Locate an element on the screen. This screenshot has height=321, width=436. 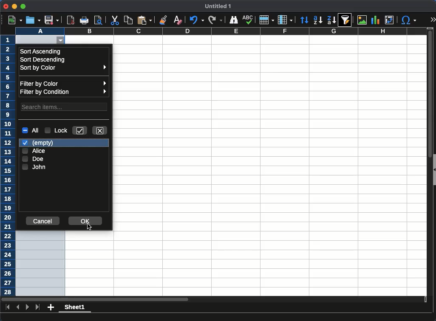
undo is located at coordinates (196, 20).